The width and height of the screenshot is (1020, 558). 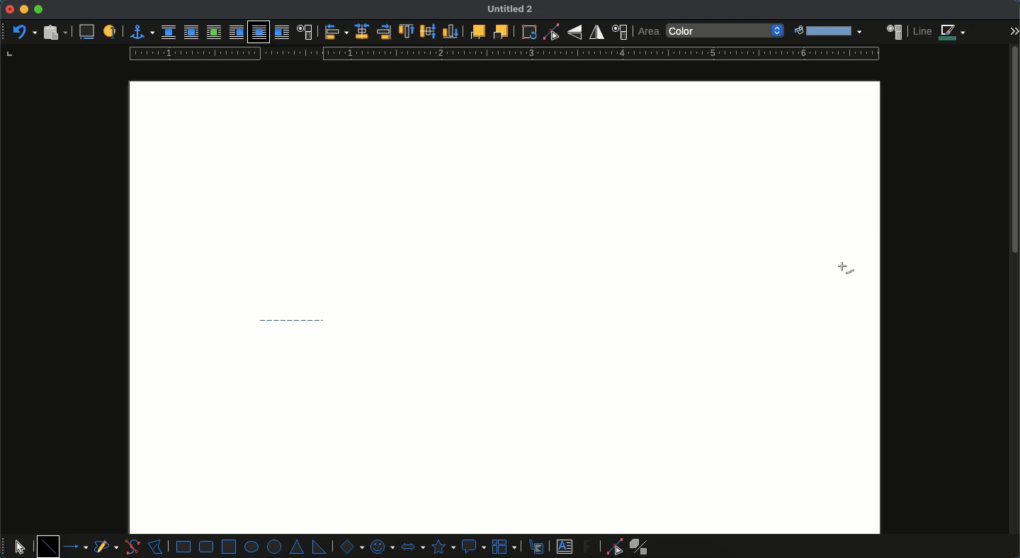 What do you see at coordinates (565, 547) in the screenshot?
I see `text box` at bounding box center [565, 547].